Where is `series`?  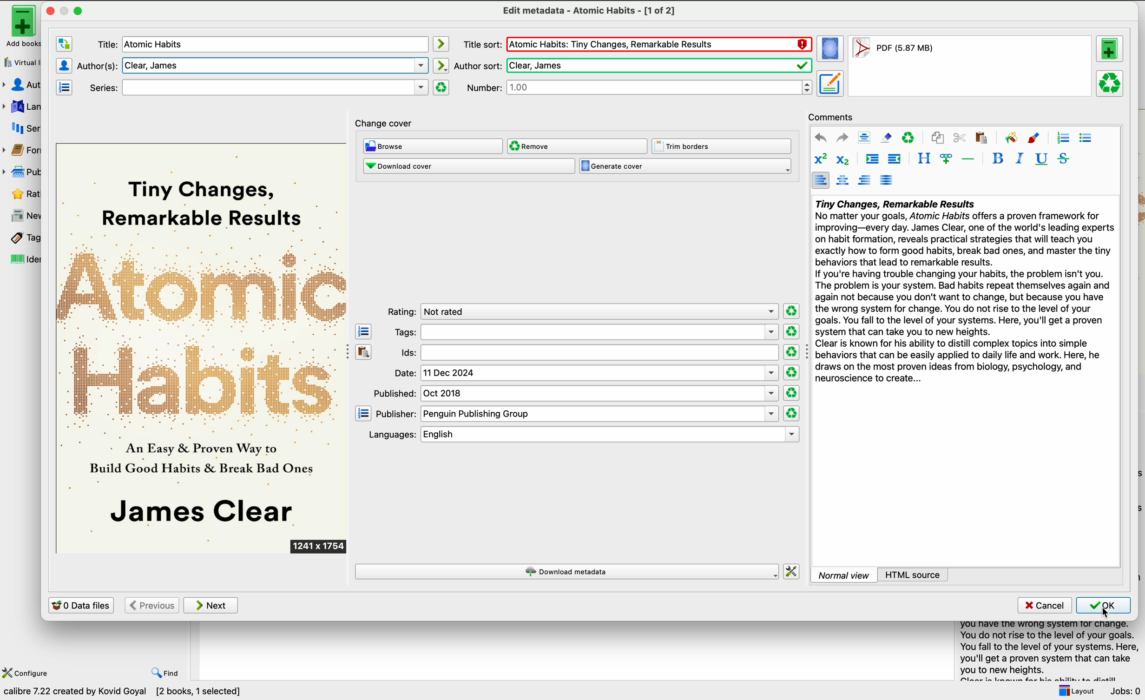
series is located at coordinates (22, 128).